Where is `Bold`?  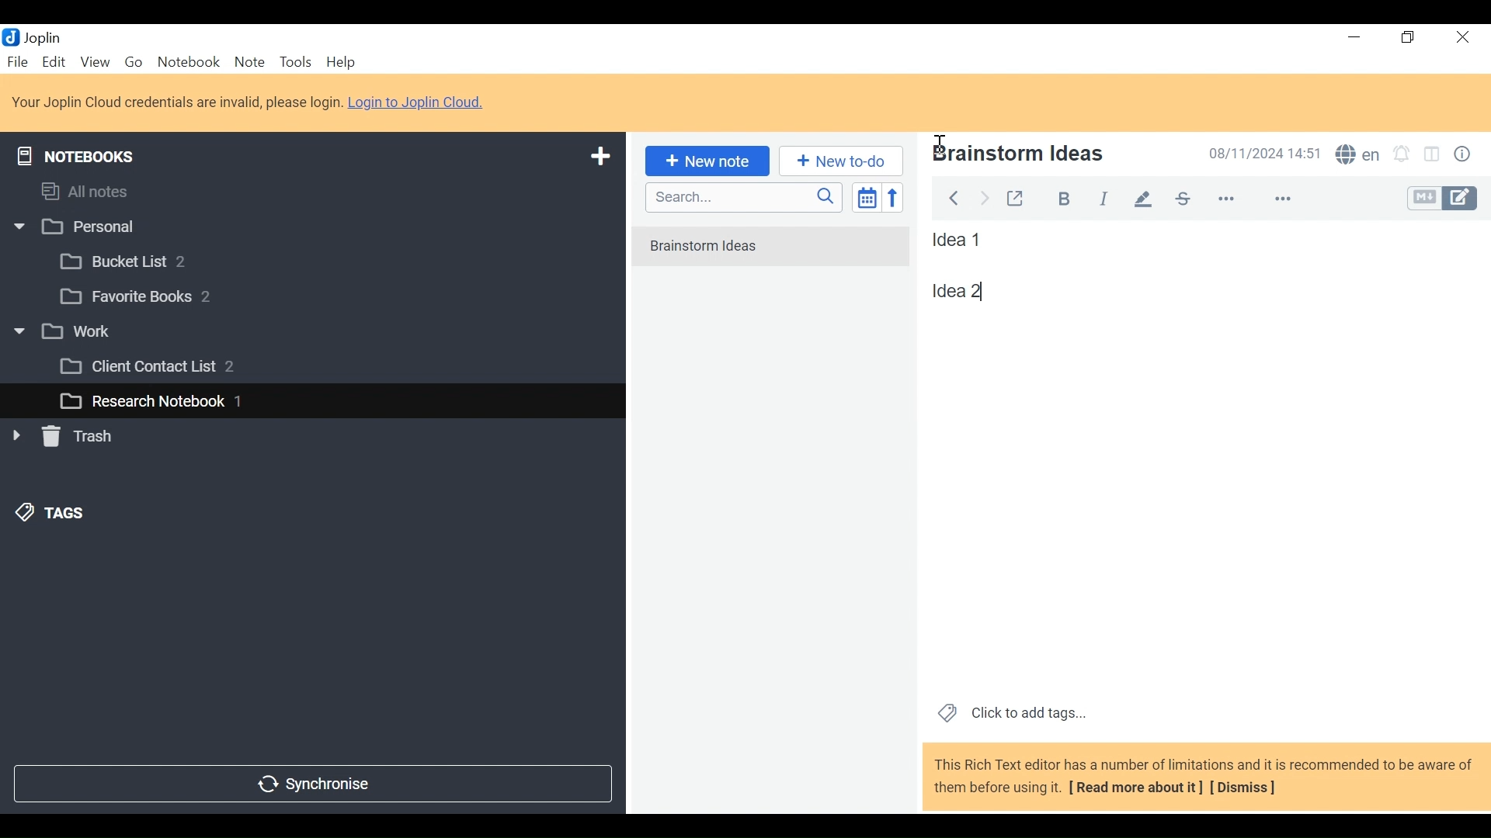
Bold is located at coordinates (1057, 196).